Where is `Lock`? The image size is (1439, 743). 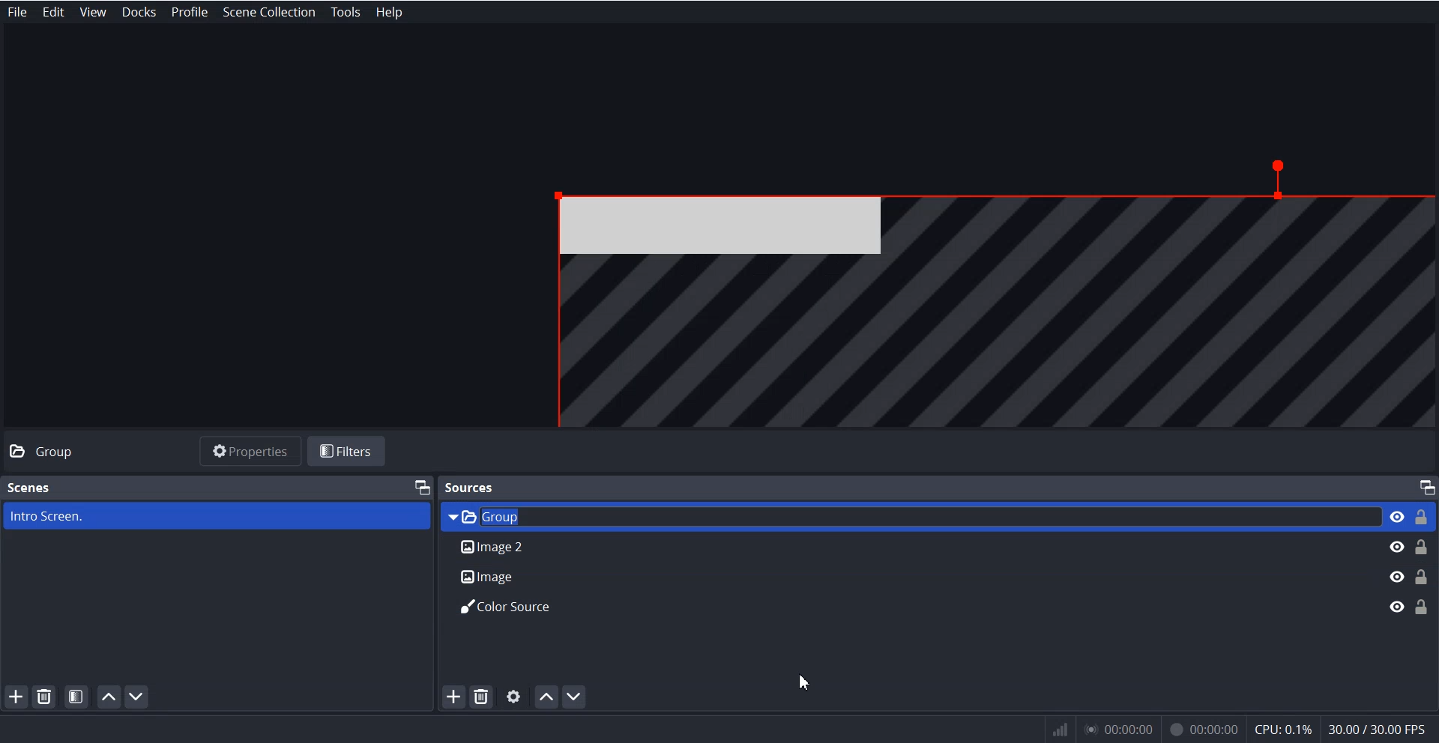 Lock is located at coordinates (1421, 562).